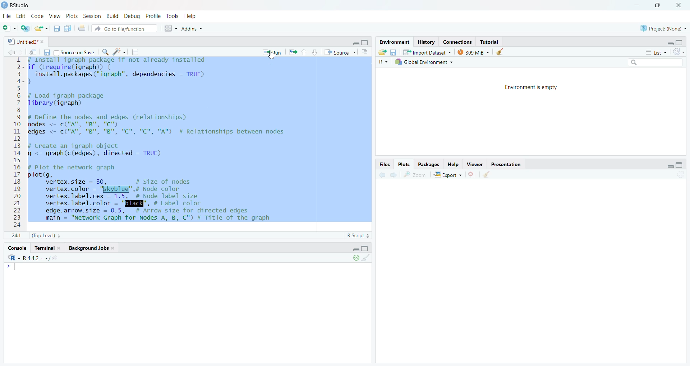  I want to click on 309 MiB ~, so click(474, 52).